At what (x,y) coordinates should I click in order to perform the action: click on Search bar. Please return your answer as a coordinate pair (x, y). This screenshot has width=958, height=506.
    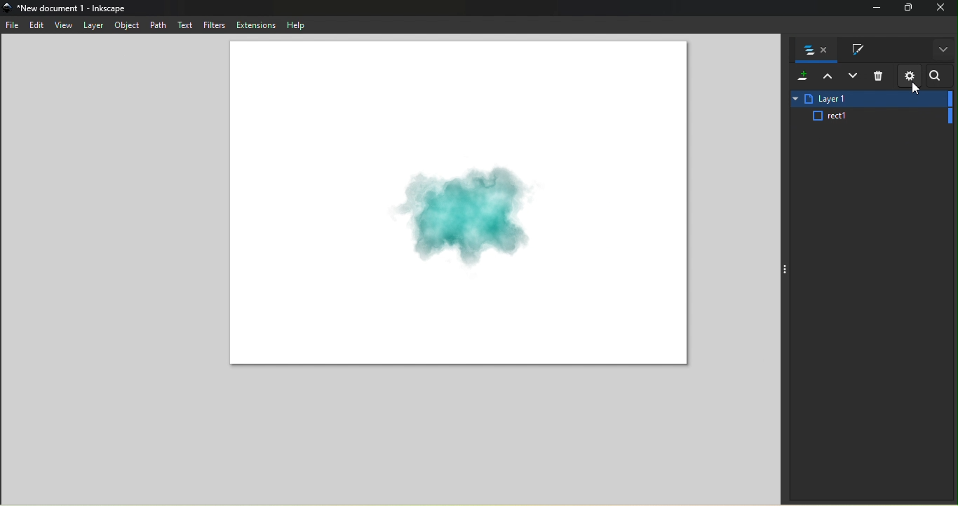
    Looking at the image, I should click on (938, 77).